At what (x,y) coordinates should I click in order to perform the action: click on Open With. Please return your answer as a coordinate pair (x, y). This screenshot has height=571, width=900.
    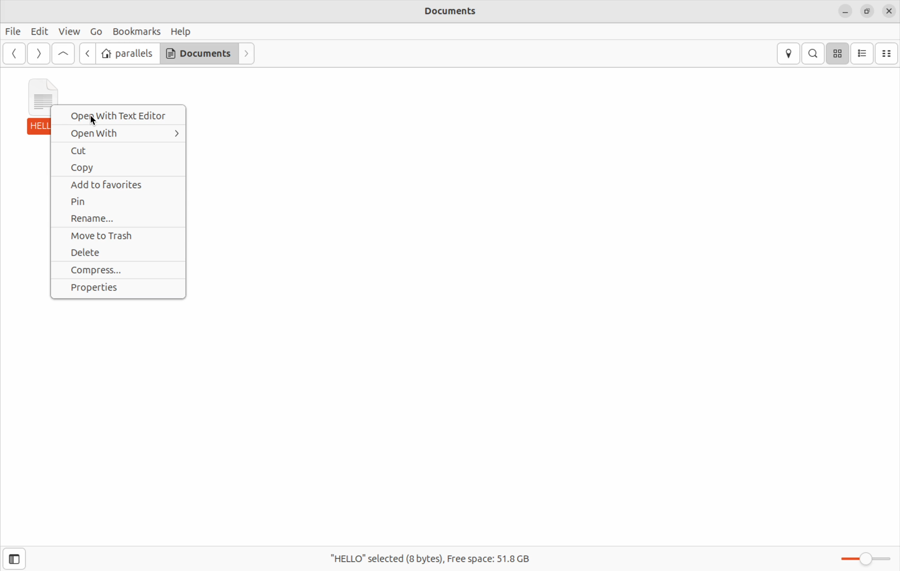
    Looking at the image, I should click on (119, 132).